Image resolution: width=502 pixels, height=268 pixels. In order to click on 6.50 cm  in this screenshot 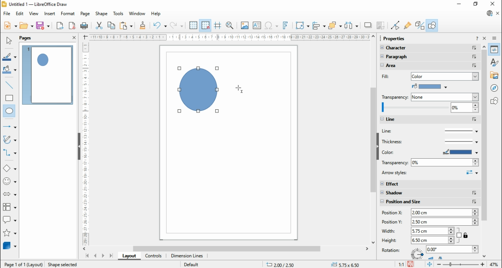, I will do `click(432, 240)`.